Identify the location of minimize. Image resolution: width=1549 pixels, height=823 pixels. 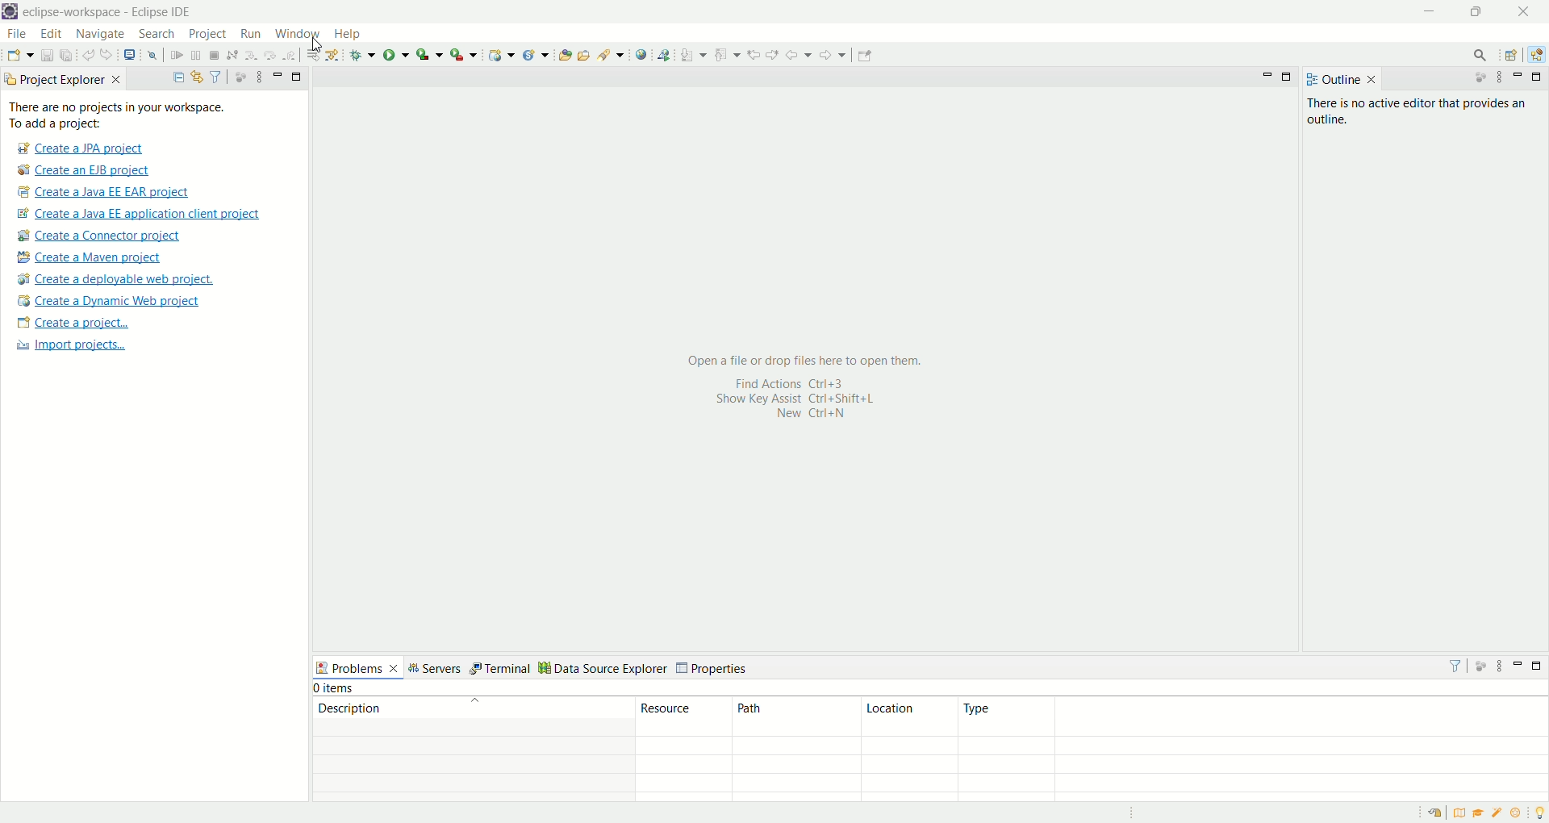
(1518, 666).